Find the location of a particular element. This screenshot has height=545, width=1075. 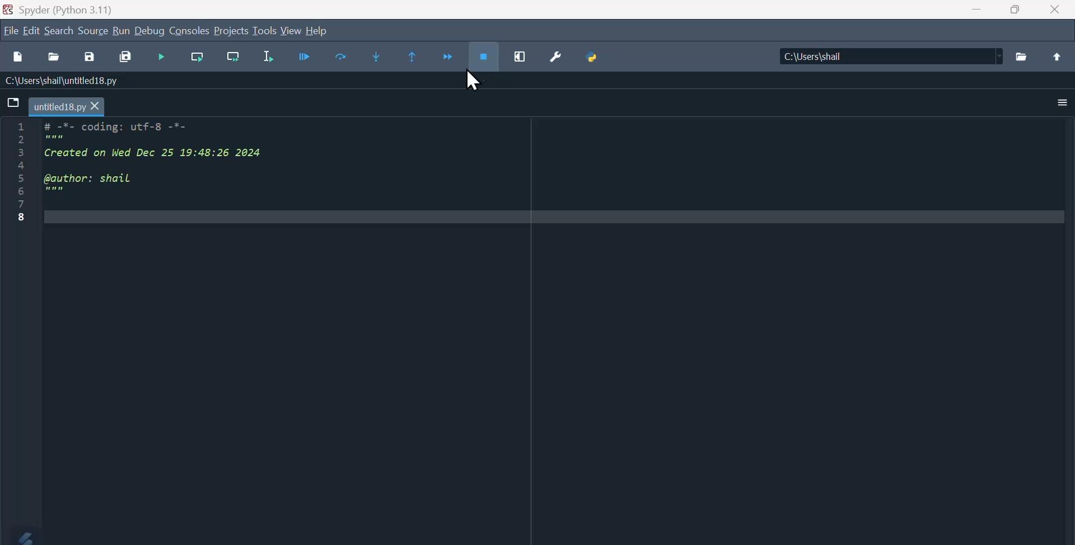

More options is located at coordinates (1057, 104).